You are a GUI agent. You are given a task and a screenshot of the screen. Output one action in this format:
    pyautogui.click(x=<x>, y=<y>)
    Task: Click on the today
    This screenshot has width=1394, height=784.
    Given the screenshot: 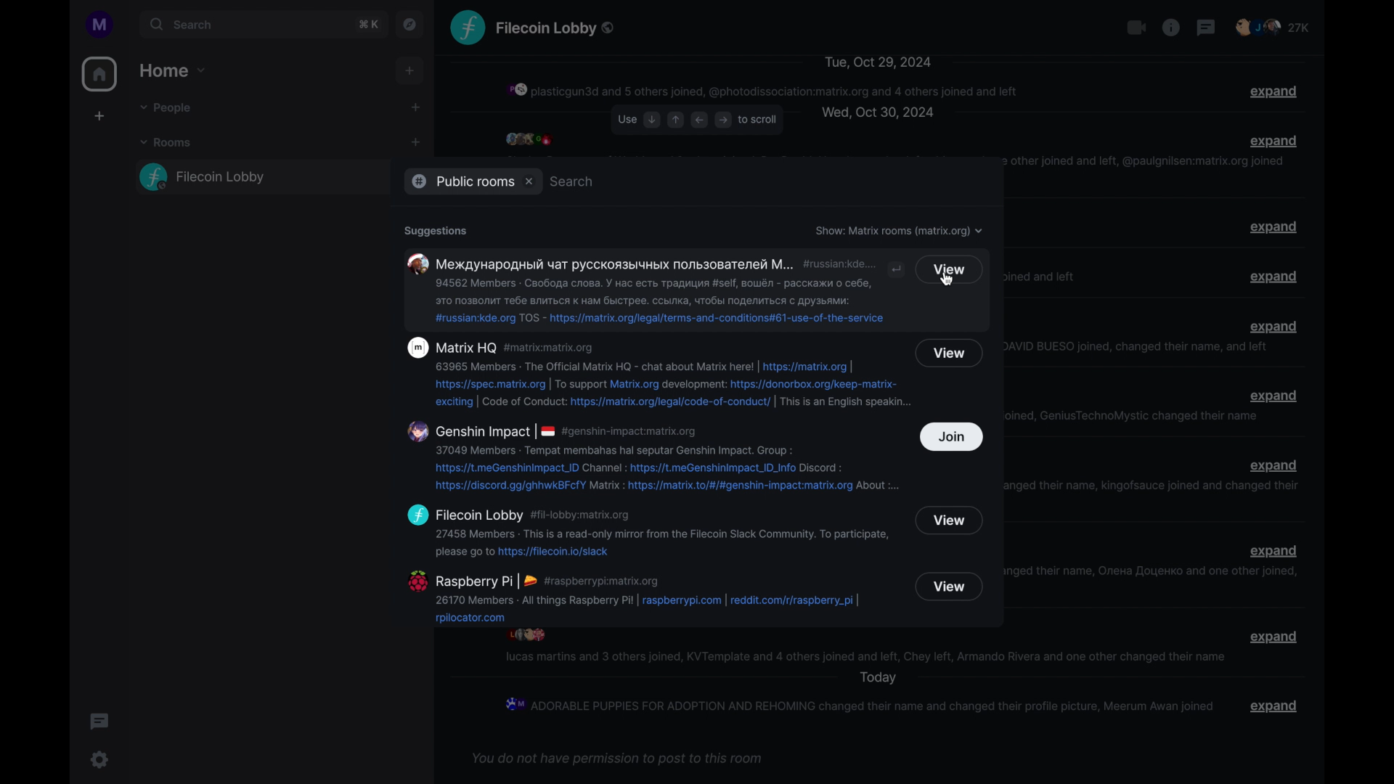 What is the action you would take?
    pyautogui.click(x=878, y=678)
    